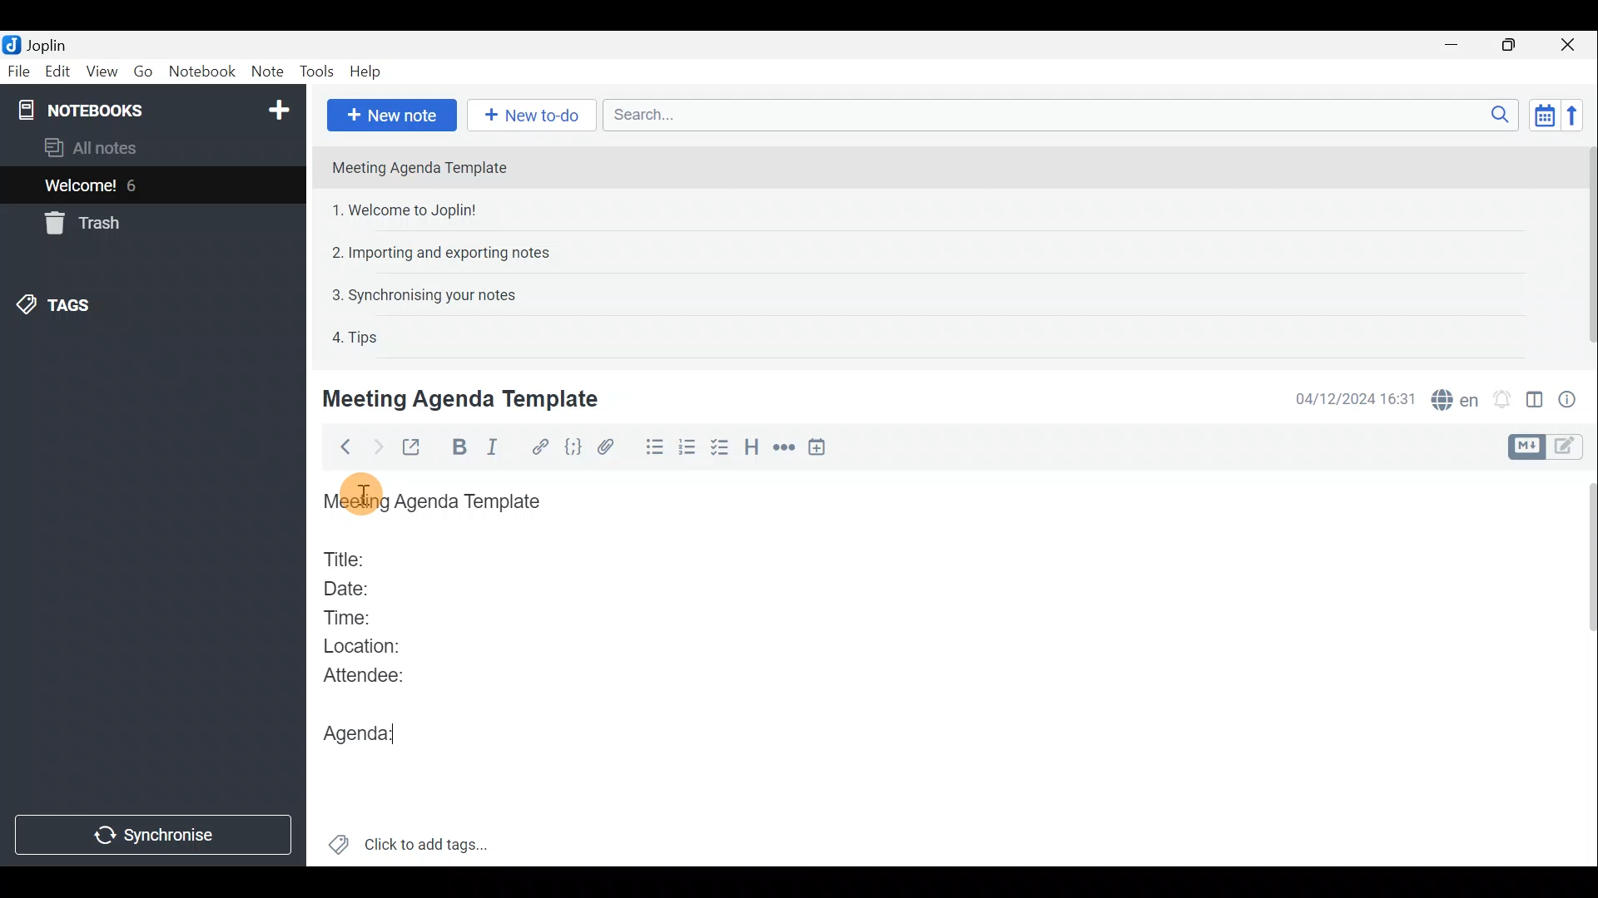 Image resolution: width=1598 pixels, height=898 pixels. I want to click on Meeting Agenda Template, so click(437, 502).